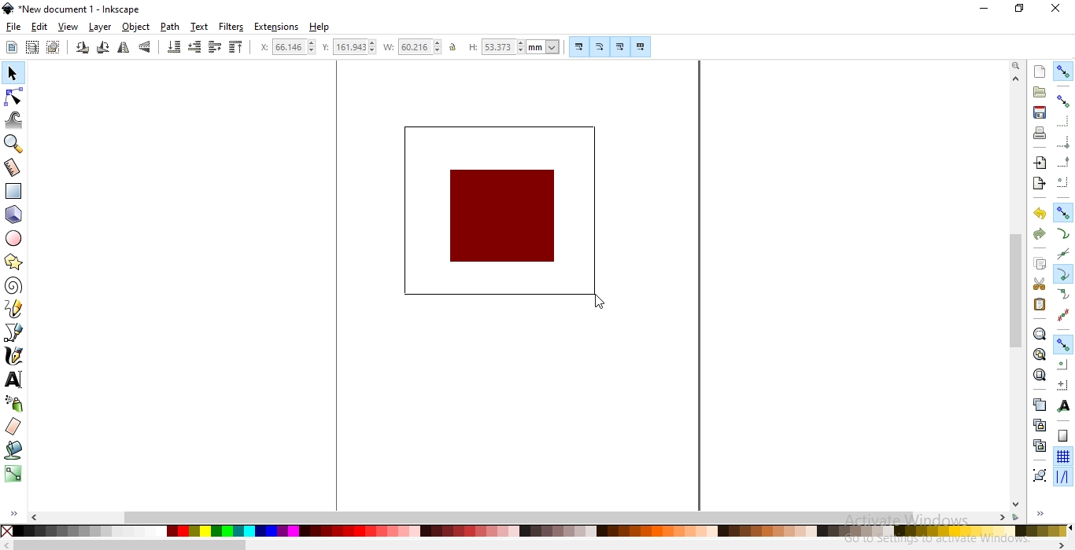 This screenshot has height=550, width=1075. I want to click on close, so click(1055, 9).